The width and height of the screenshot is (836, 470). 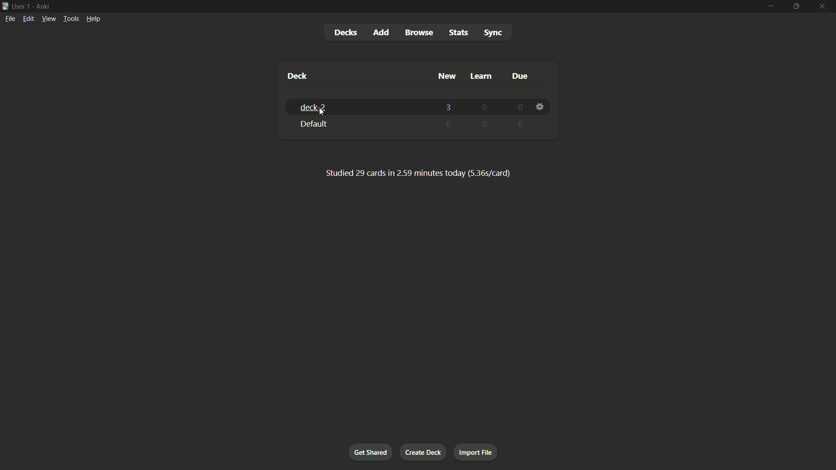 I want to click on 0, so click(x=485, y=125).